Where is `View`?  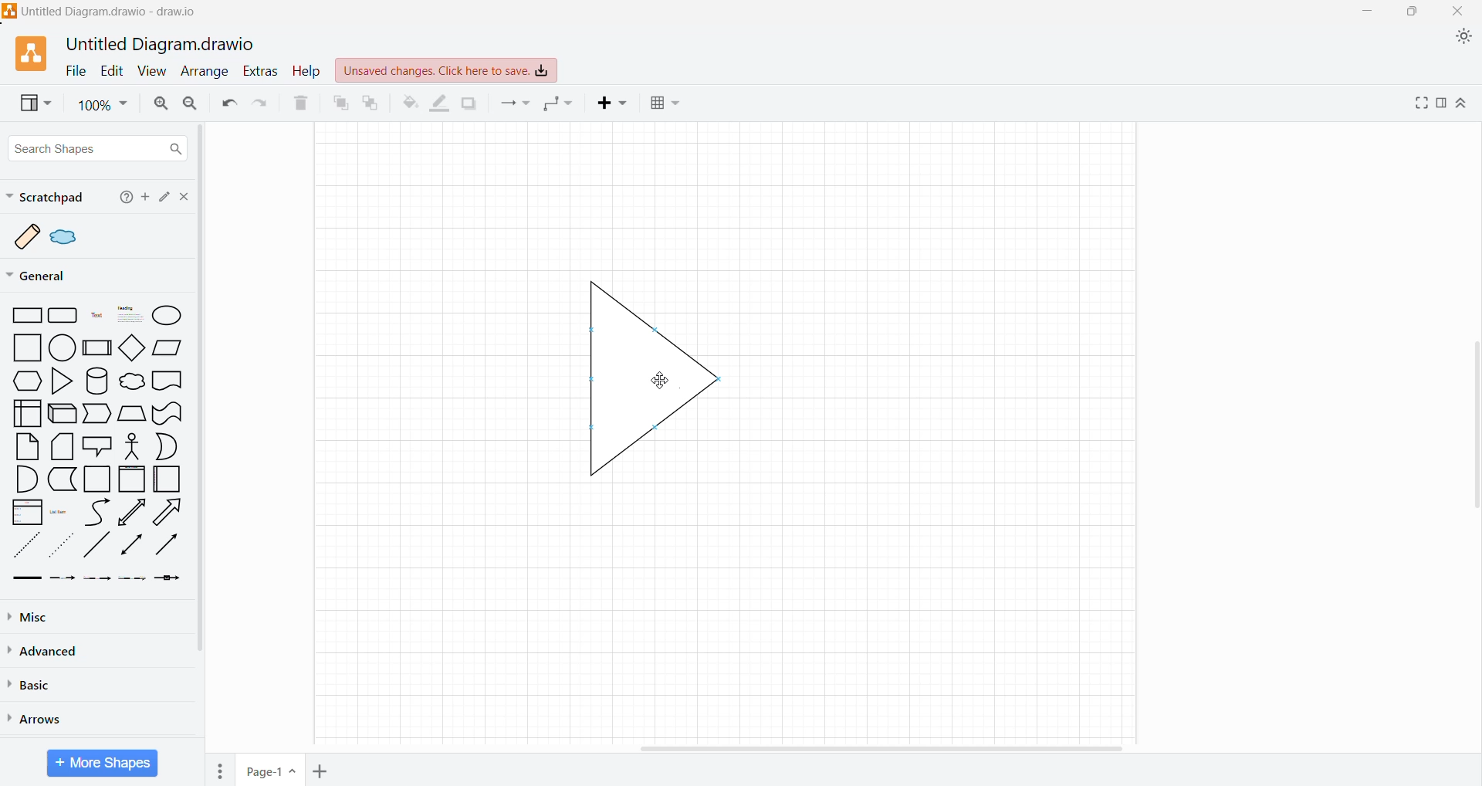
View is located at coordinates (29, 104).